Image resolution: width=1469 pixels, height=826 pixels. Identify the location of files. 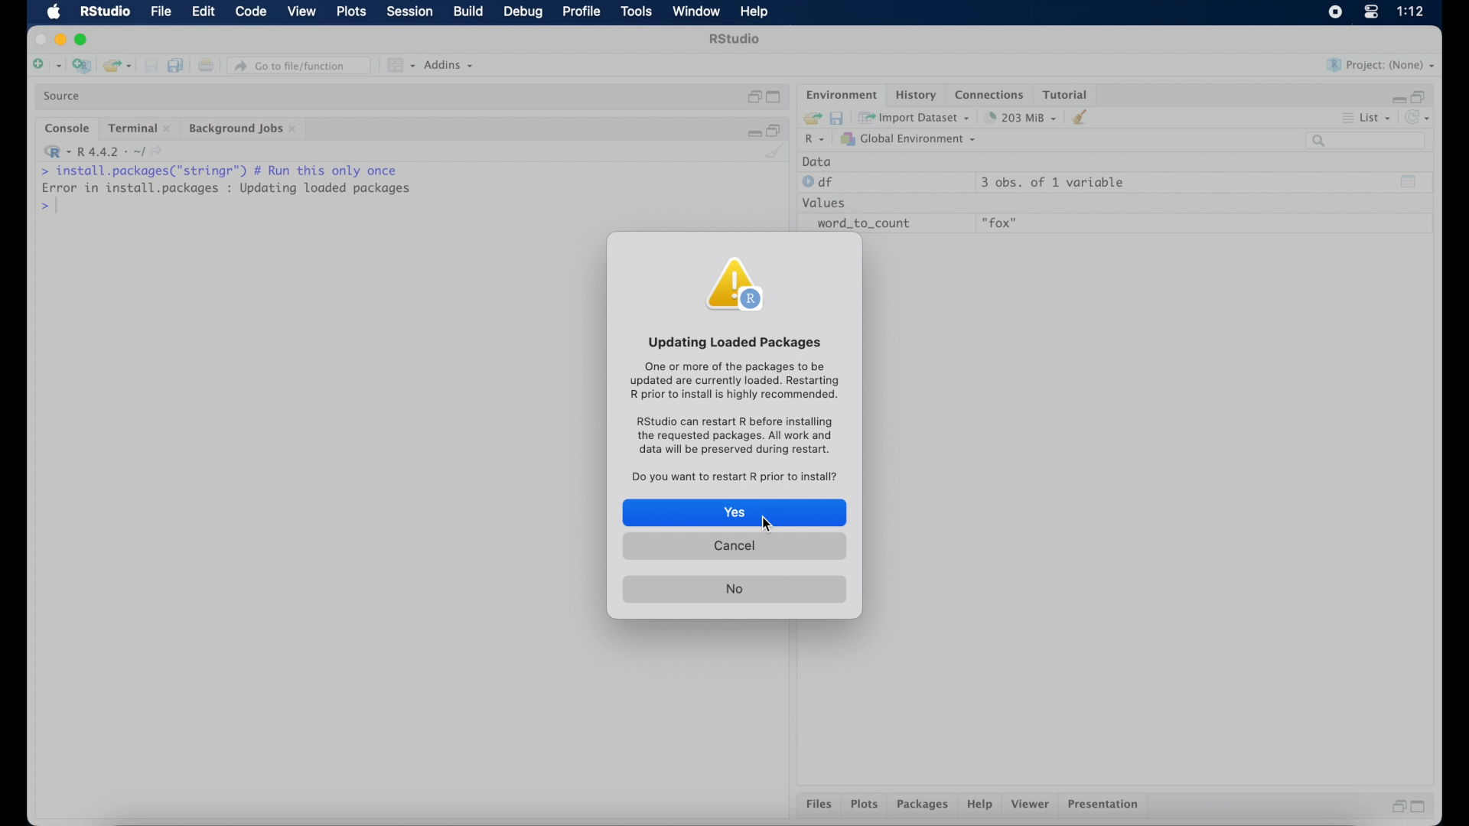
(822, 805).